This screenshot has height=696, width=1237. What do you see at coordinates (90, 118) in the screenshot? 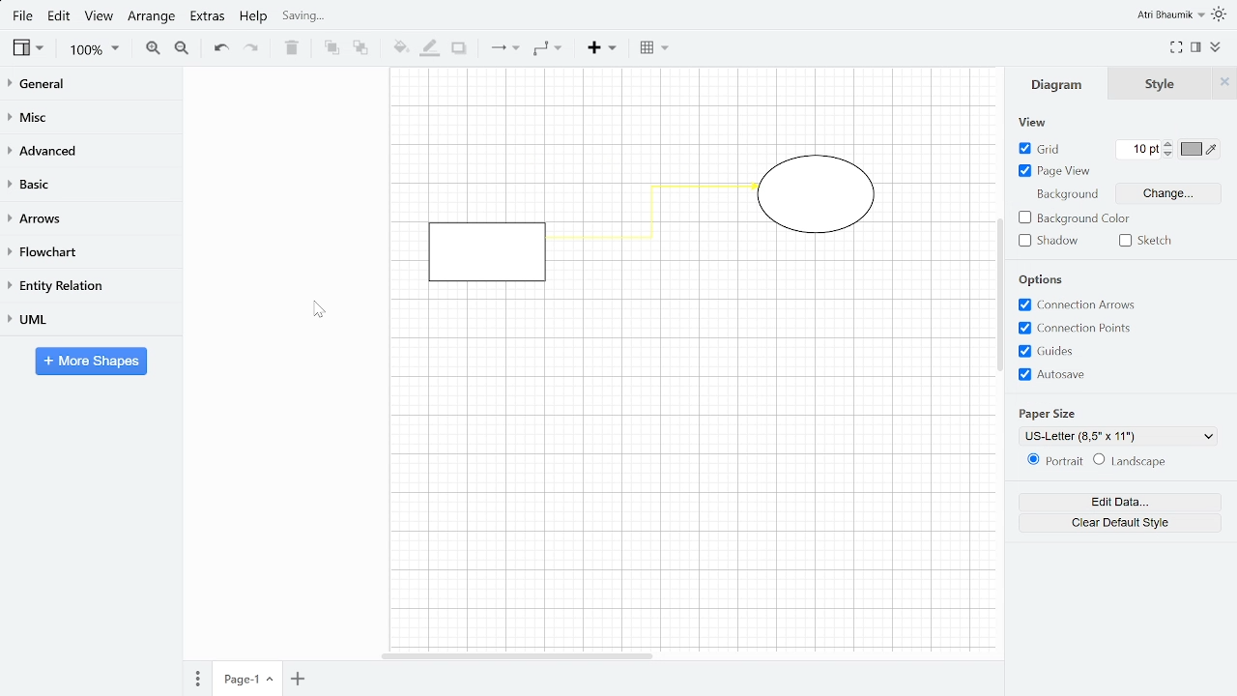
I see `Misc` at bounding box center [90, 118].